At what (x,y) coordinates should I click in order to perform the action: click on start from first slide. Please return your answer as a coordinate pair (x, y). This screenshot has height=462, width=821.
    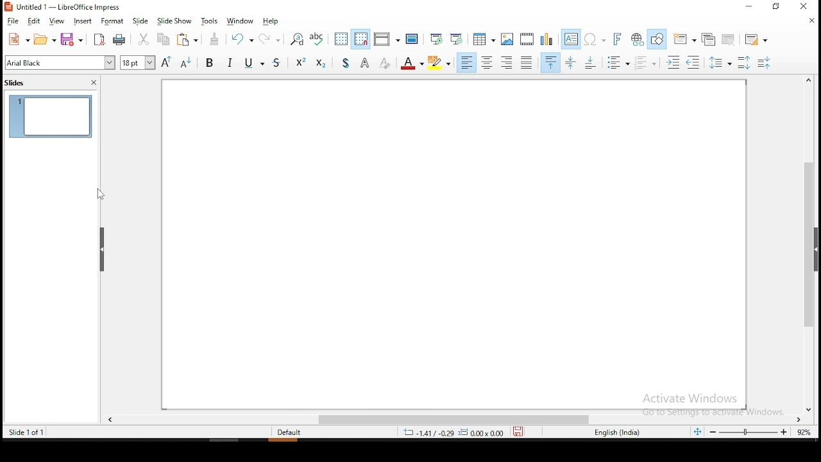
    Looking at the image, I should click on (438, 39).